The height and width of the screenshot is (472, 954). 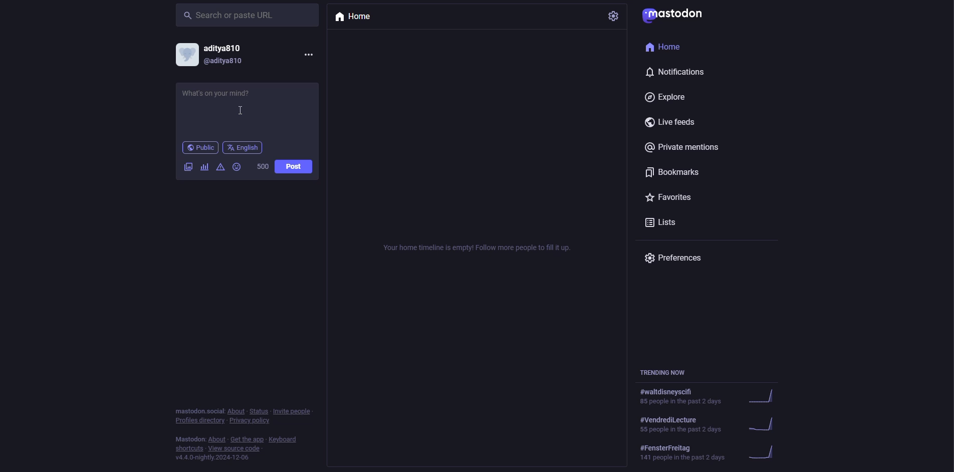 What do you see at coordinates (673, 198) in the screenshot?
I see `favorites` at bounding box center [673, 198].